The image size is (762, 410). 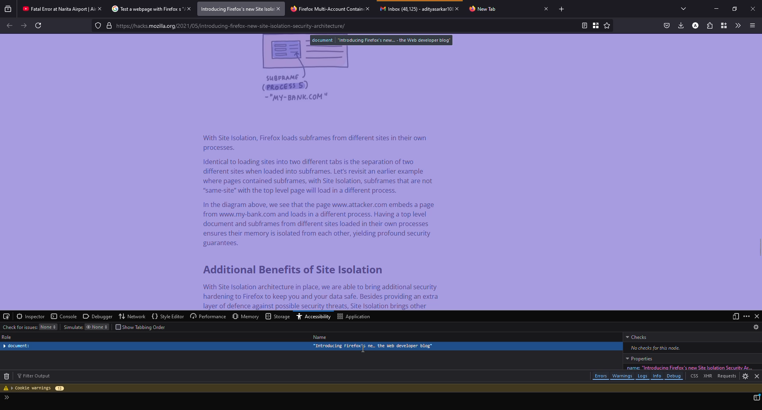 What do you see at coordinates (667, 25) in the screenshot?
I see `save to packet` at bounding box center [667, 25].